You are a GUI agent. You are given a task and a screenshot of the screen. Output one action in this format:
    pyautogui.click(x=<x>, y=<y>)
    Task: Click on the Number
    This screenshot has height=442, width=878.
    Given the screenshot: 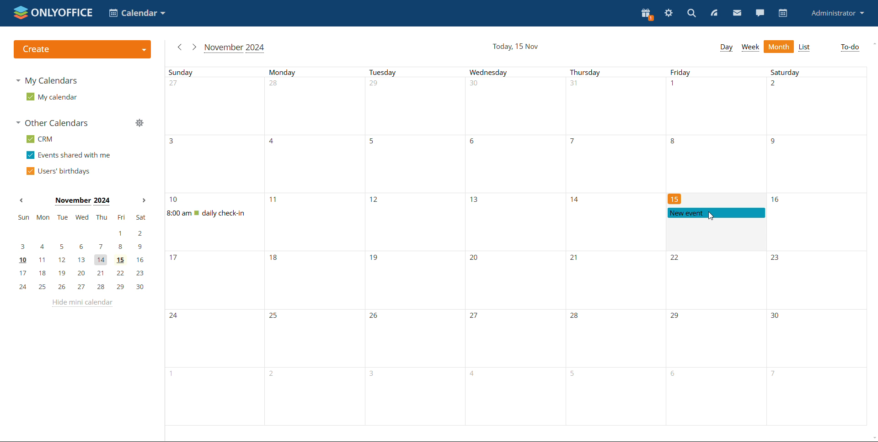 What is the action you would take?
    pyautogui.click(x=672, y=142)
    